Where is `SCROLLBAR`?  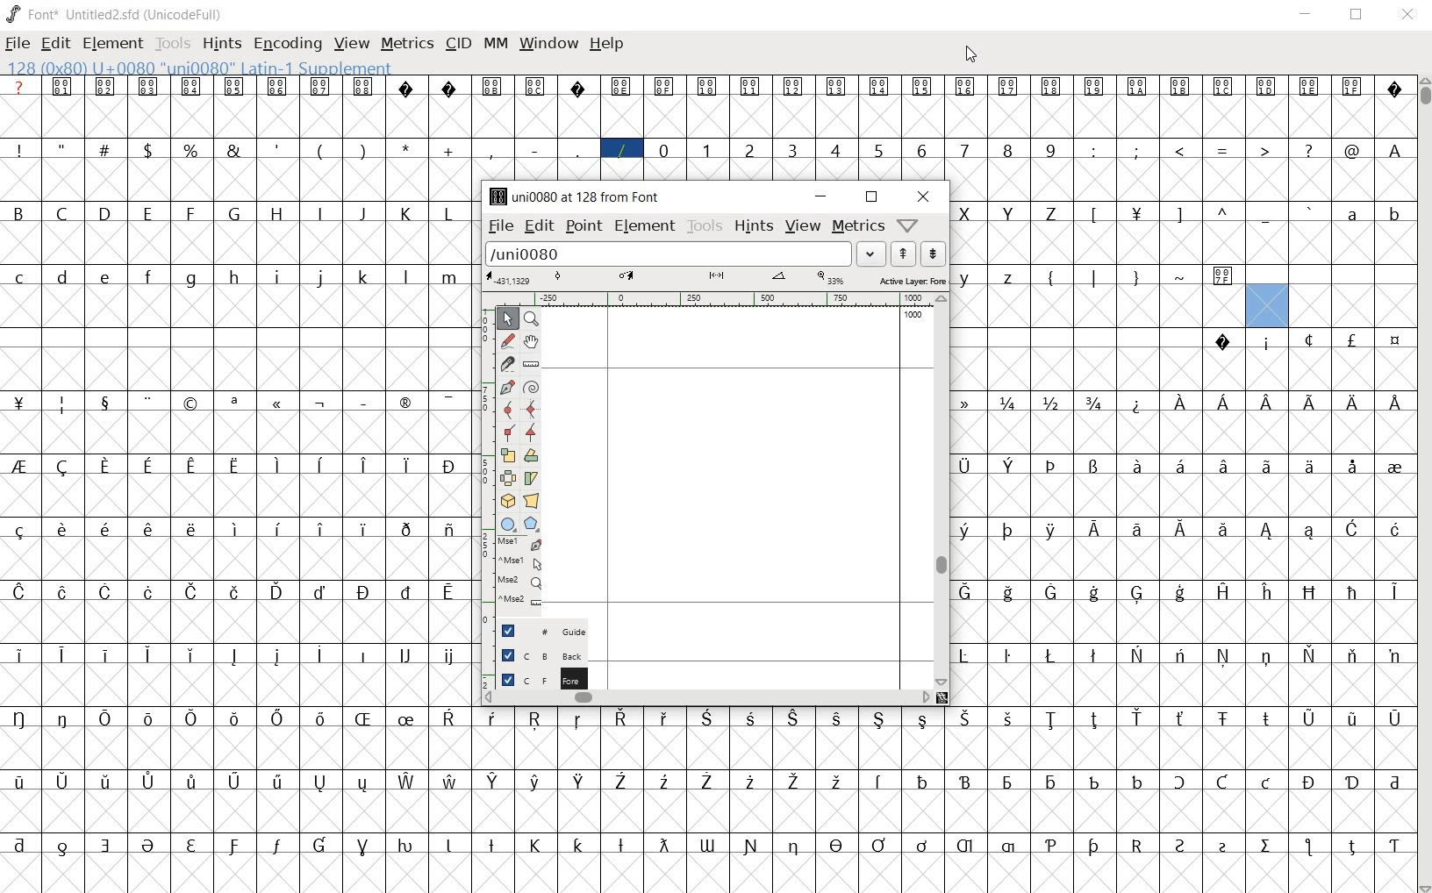 SCROLLBAR is located at coordinates (1423, 485).